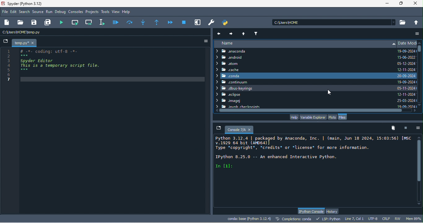  I want to click on vertical scroll bar, so click(420, 171).